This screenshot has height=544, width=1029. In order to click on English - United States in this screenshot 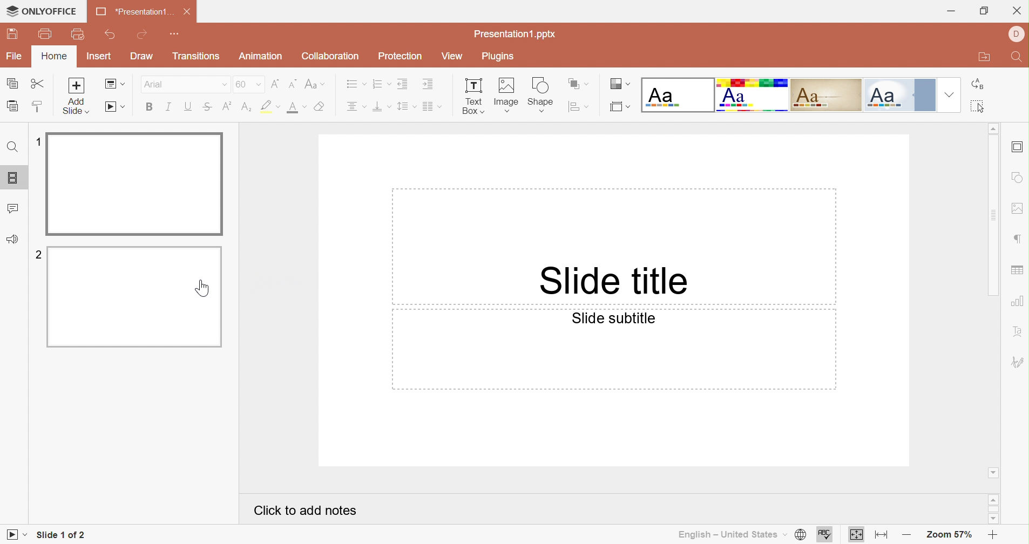, I will do `click(727, 534)`.